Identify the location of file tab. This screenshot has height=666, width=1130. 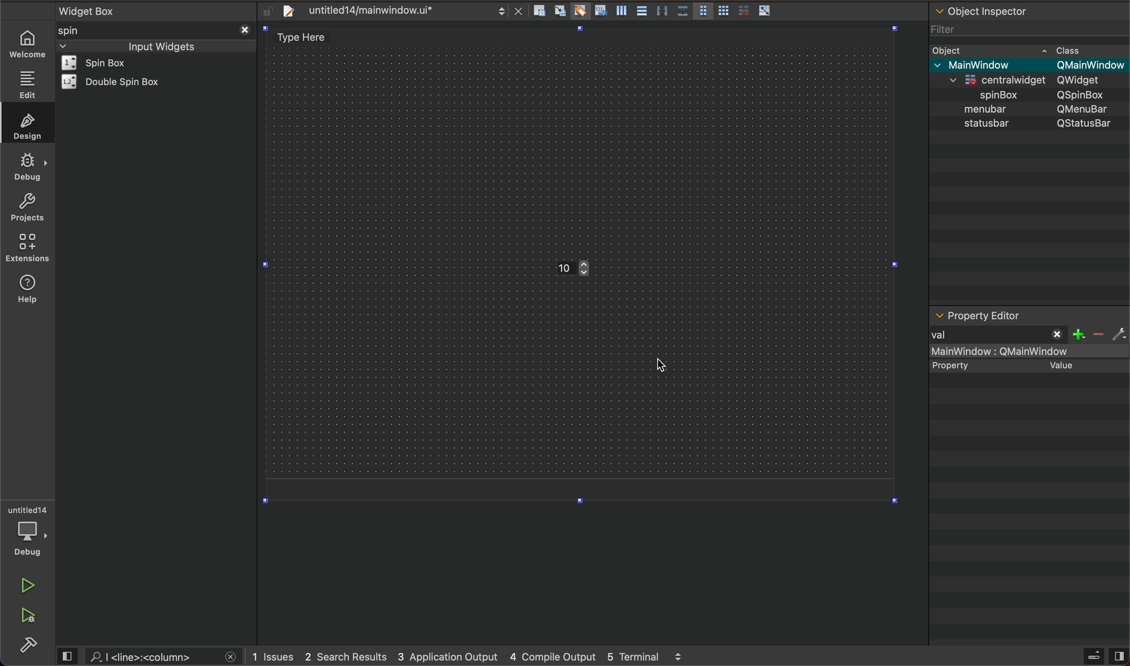
(392, 10).